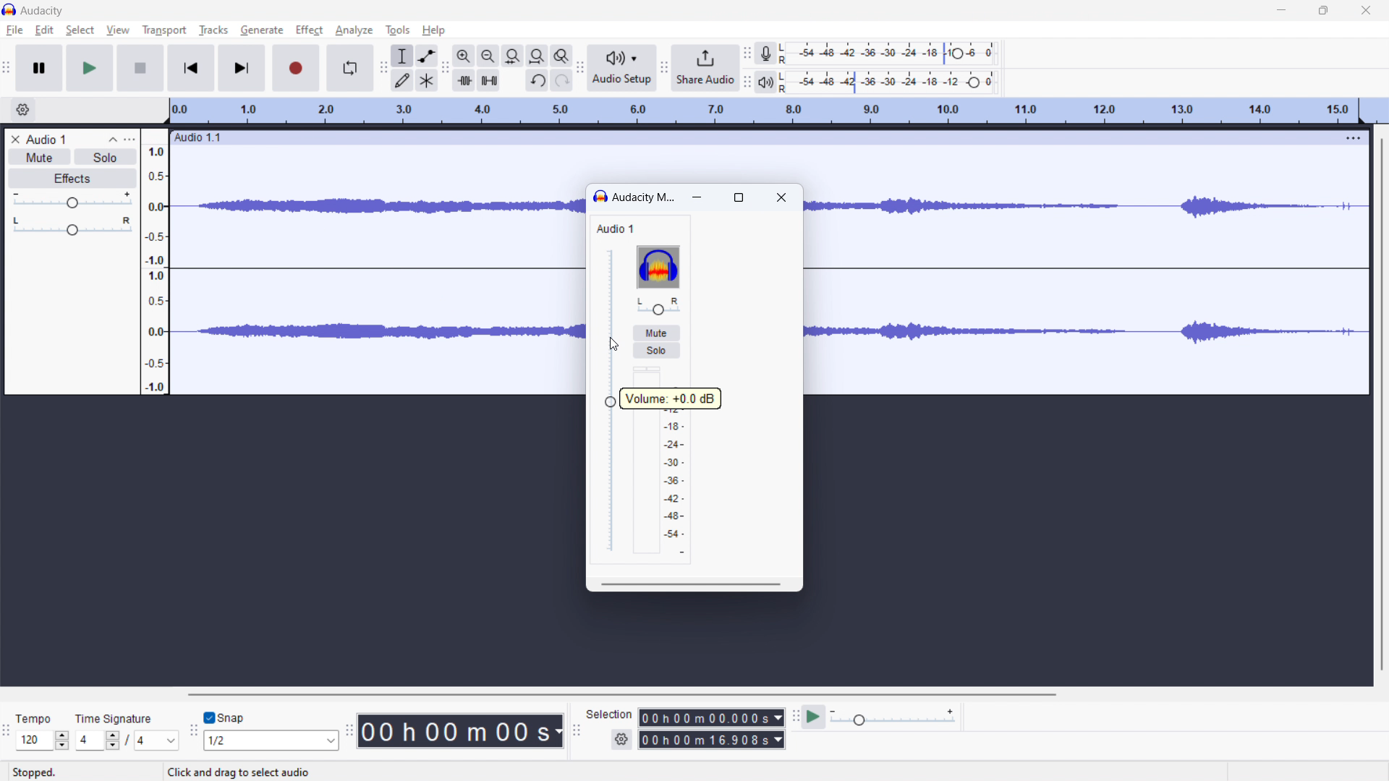 This screenshot has width=1389, height=781. I want to click on play, so click(90, 68).